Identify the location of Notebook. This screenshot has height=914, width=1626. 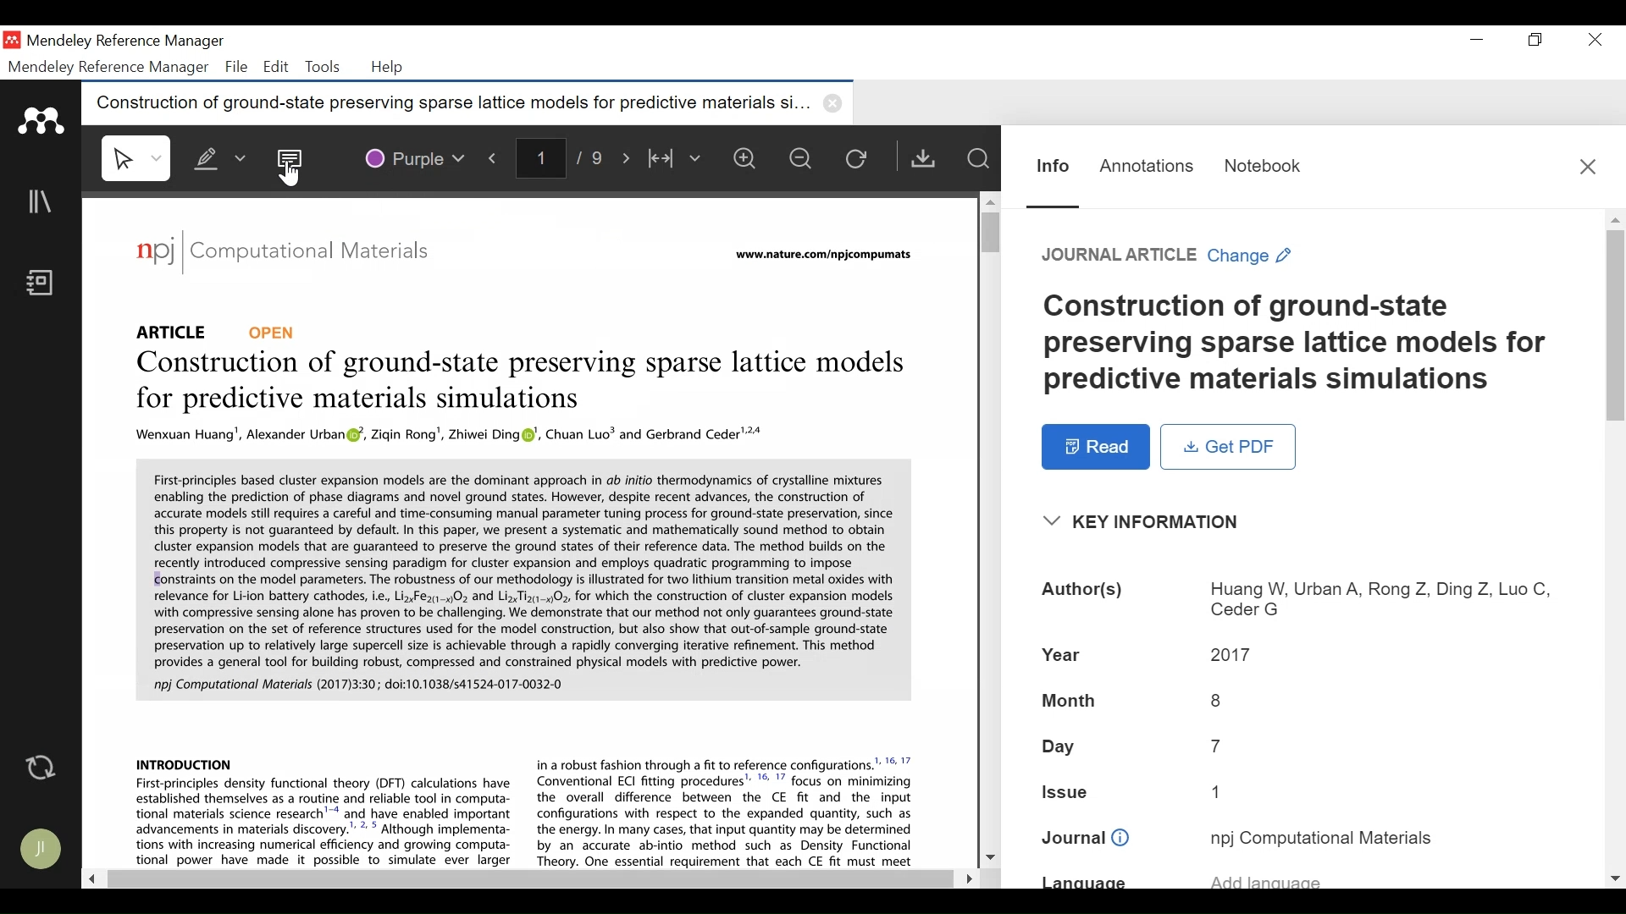
(1261, 163).